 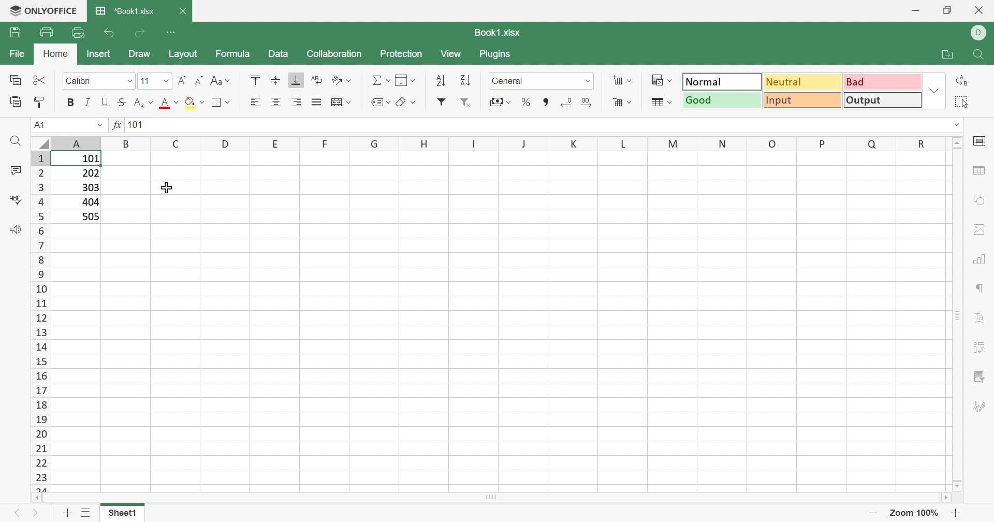 I want to click on Decrease decimals, so click(x=569, y=102).